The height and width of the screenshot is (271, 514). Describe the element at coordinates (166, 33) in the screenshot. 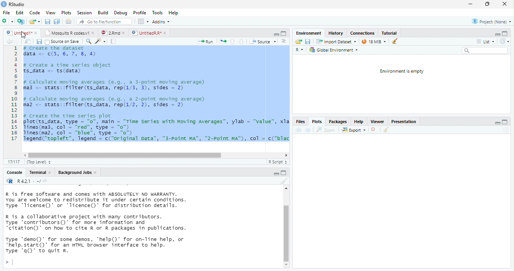

I see `close` at that location.